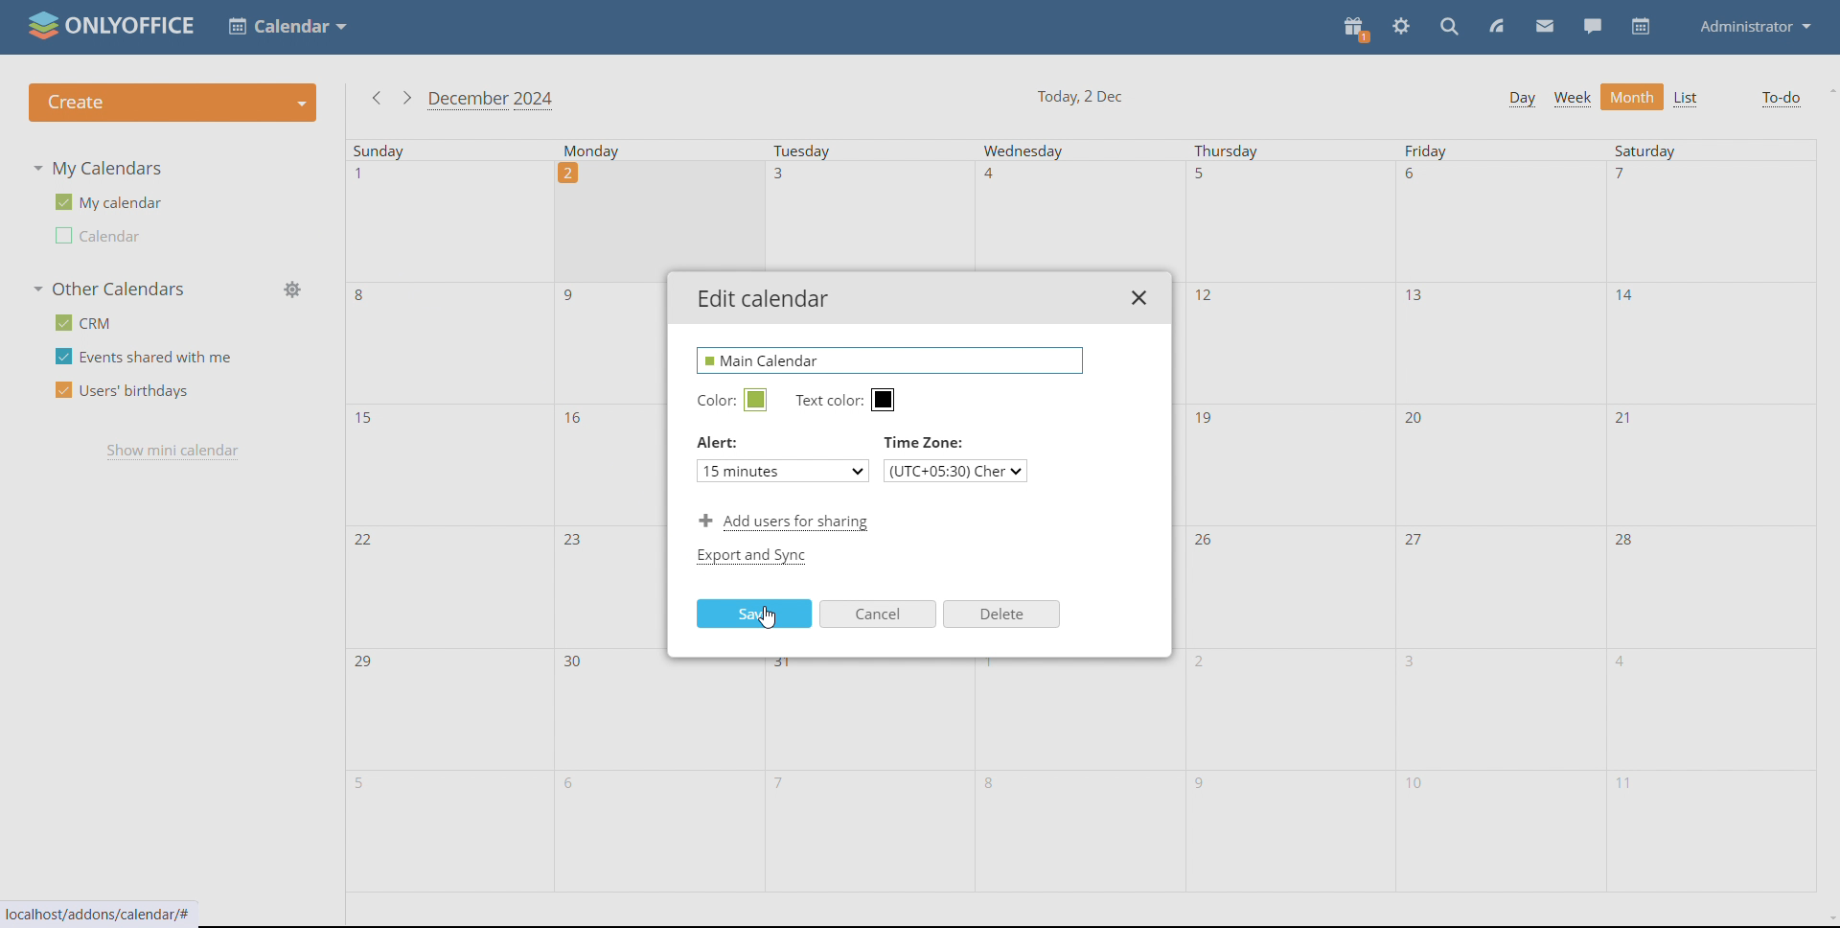 This screenshot has width=1840, height=928. What do you see at coordinates (873, 217) in the screenshot?
I see `` at bounding box center [873, 217].